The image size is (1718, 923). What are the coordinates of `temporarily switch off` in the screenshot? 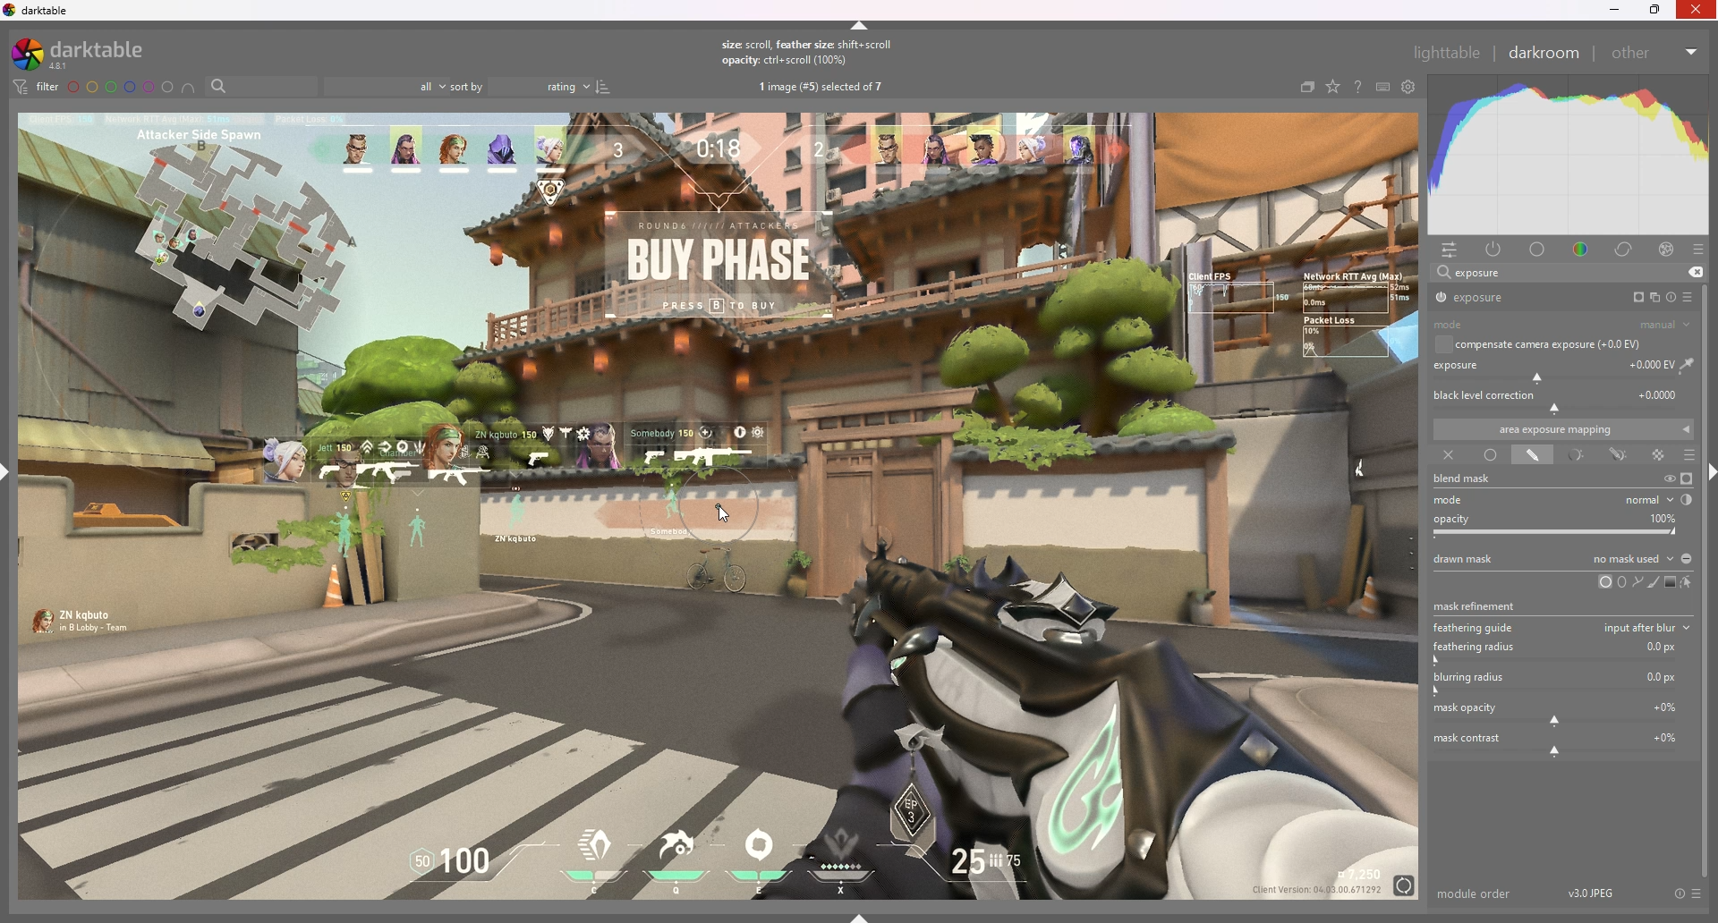 It's located at (1668, 478).